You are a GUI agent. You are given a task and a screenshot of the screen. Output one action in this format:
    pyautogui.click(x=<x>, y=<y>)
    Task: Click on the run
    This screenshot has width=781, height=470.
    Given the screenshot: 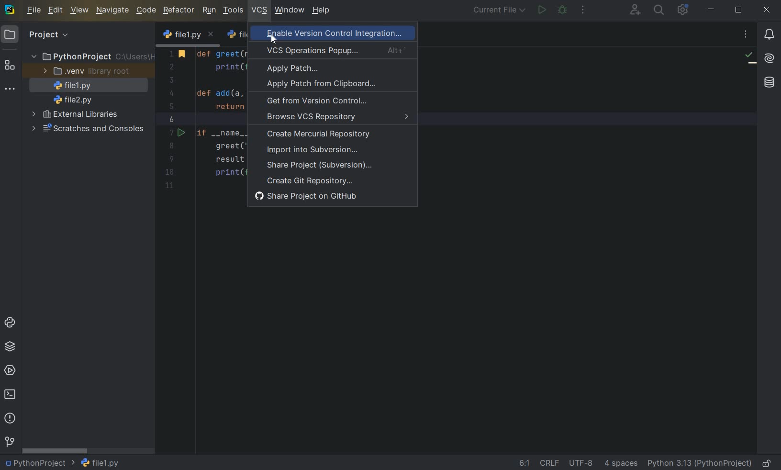 What is the action you would take?
    pyautogui.click(x=209, y=11)
    